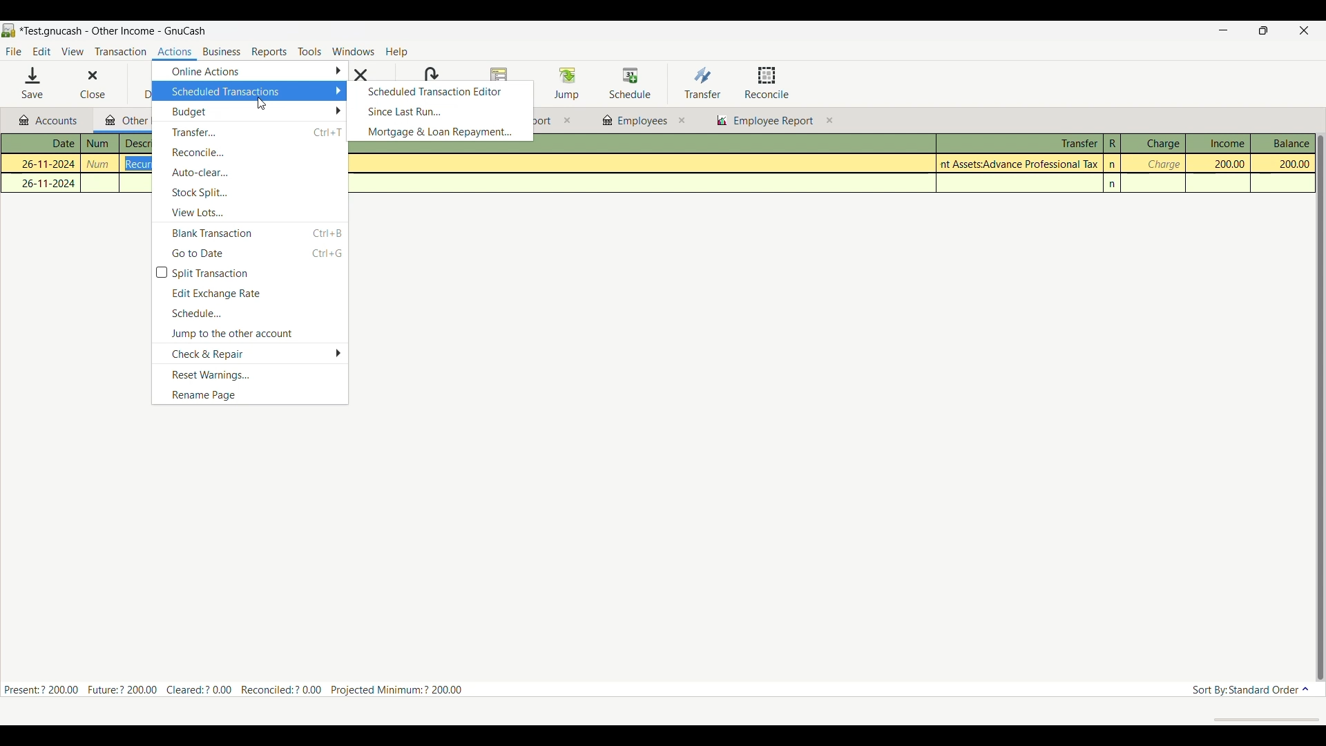  Describe the element at coordinates (249, 375) in the screenshot. I see `Reset warnings` at that location.